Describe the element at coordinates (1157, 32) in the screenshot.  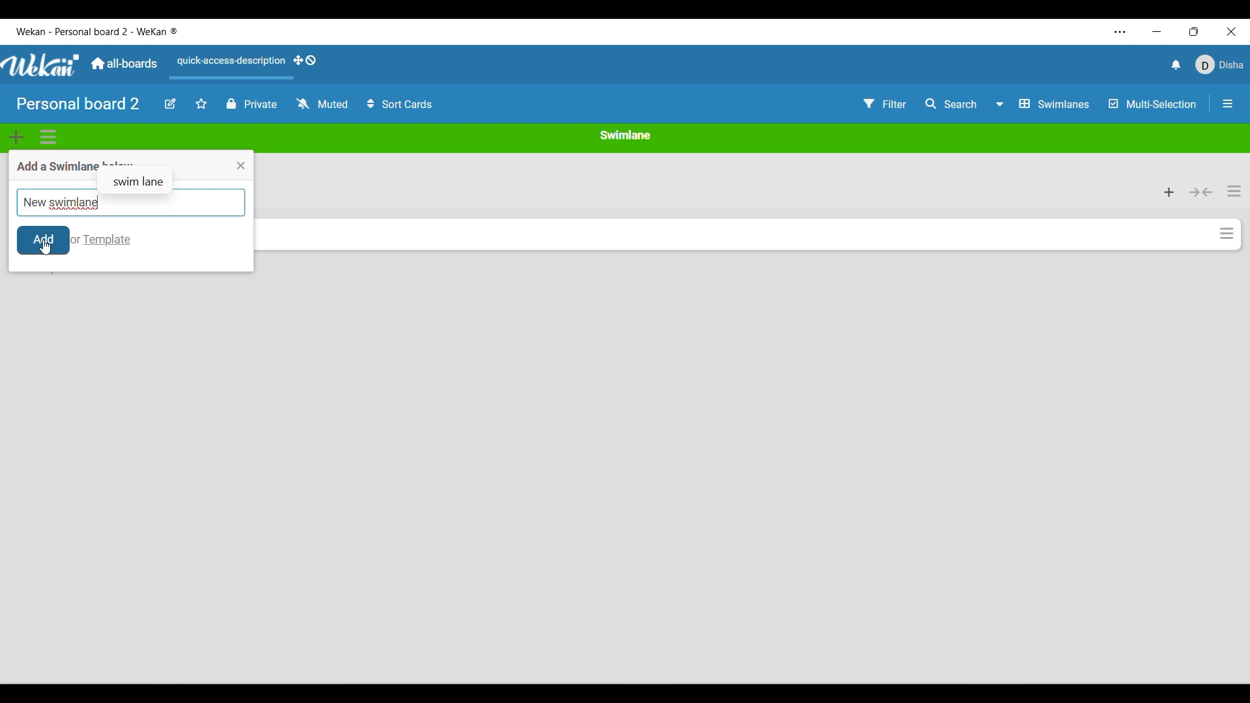
I see `Minimize` at that location.